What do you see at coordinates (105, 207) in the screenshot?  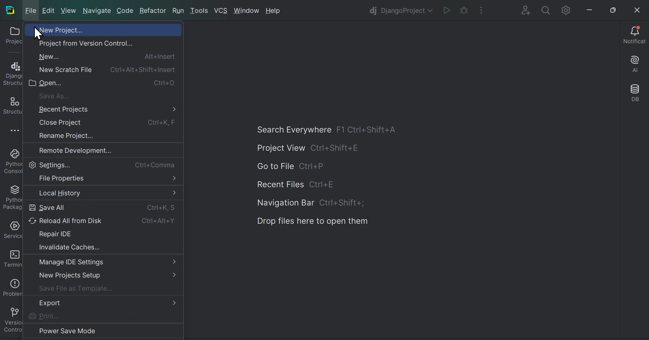 I see `Save all` at bounding box center [105, 207].